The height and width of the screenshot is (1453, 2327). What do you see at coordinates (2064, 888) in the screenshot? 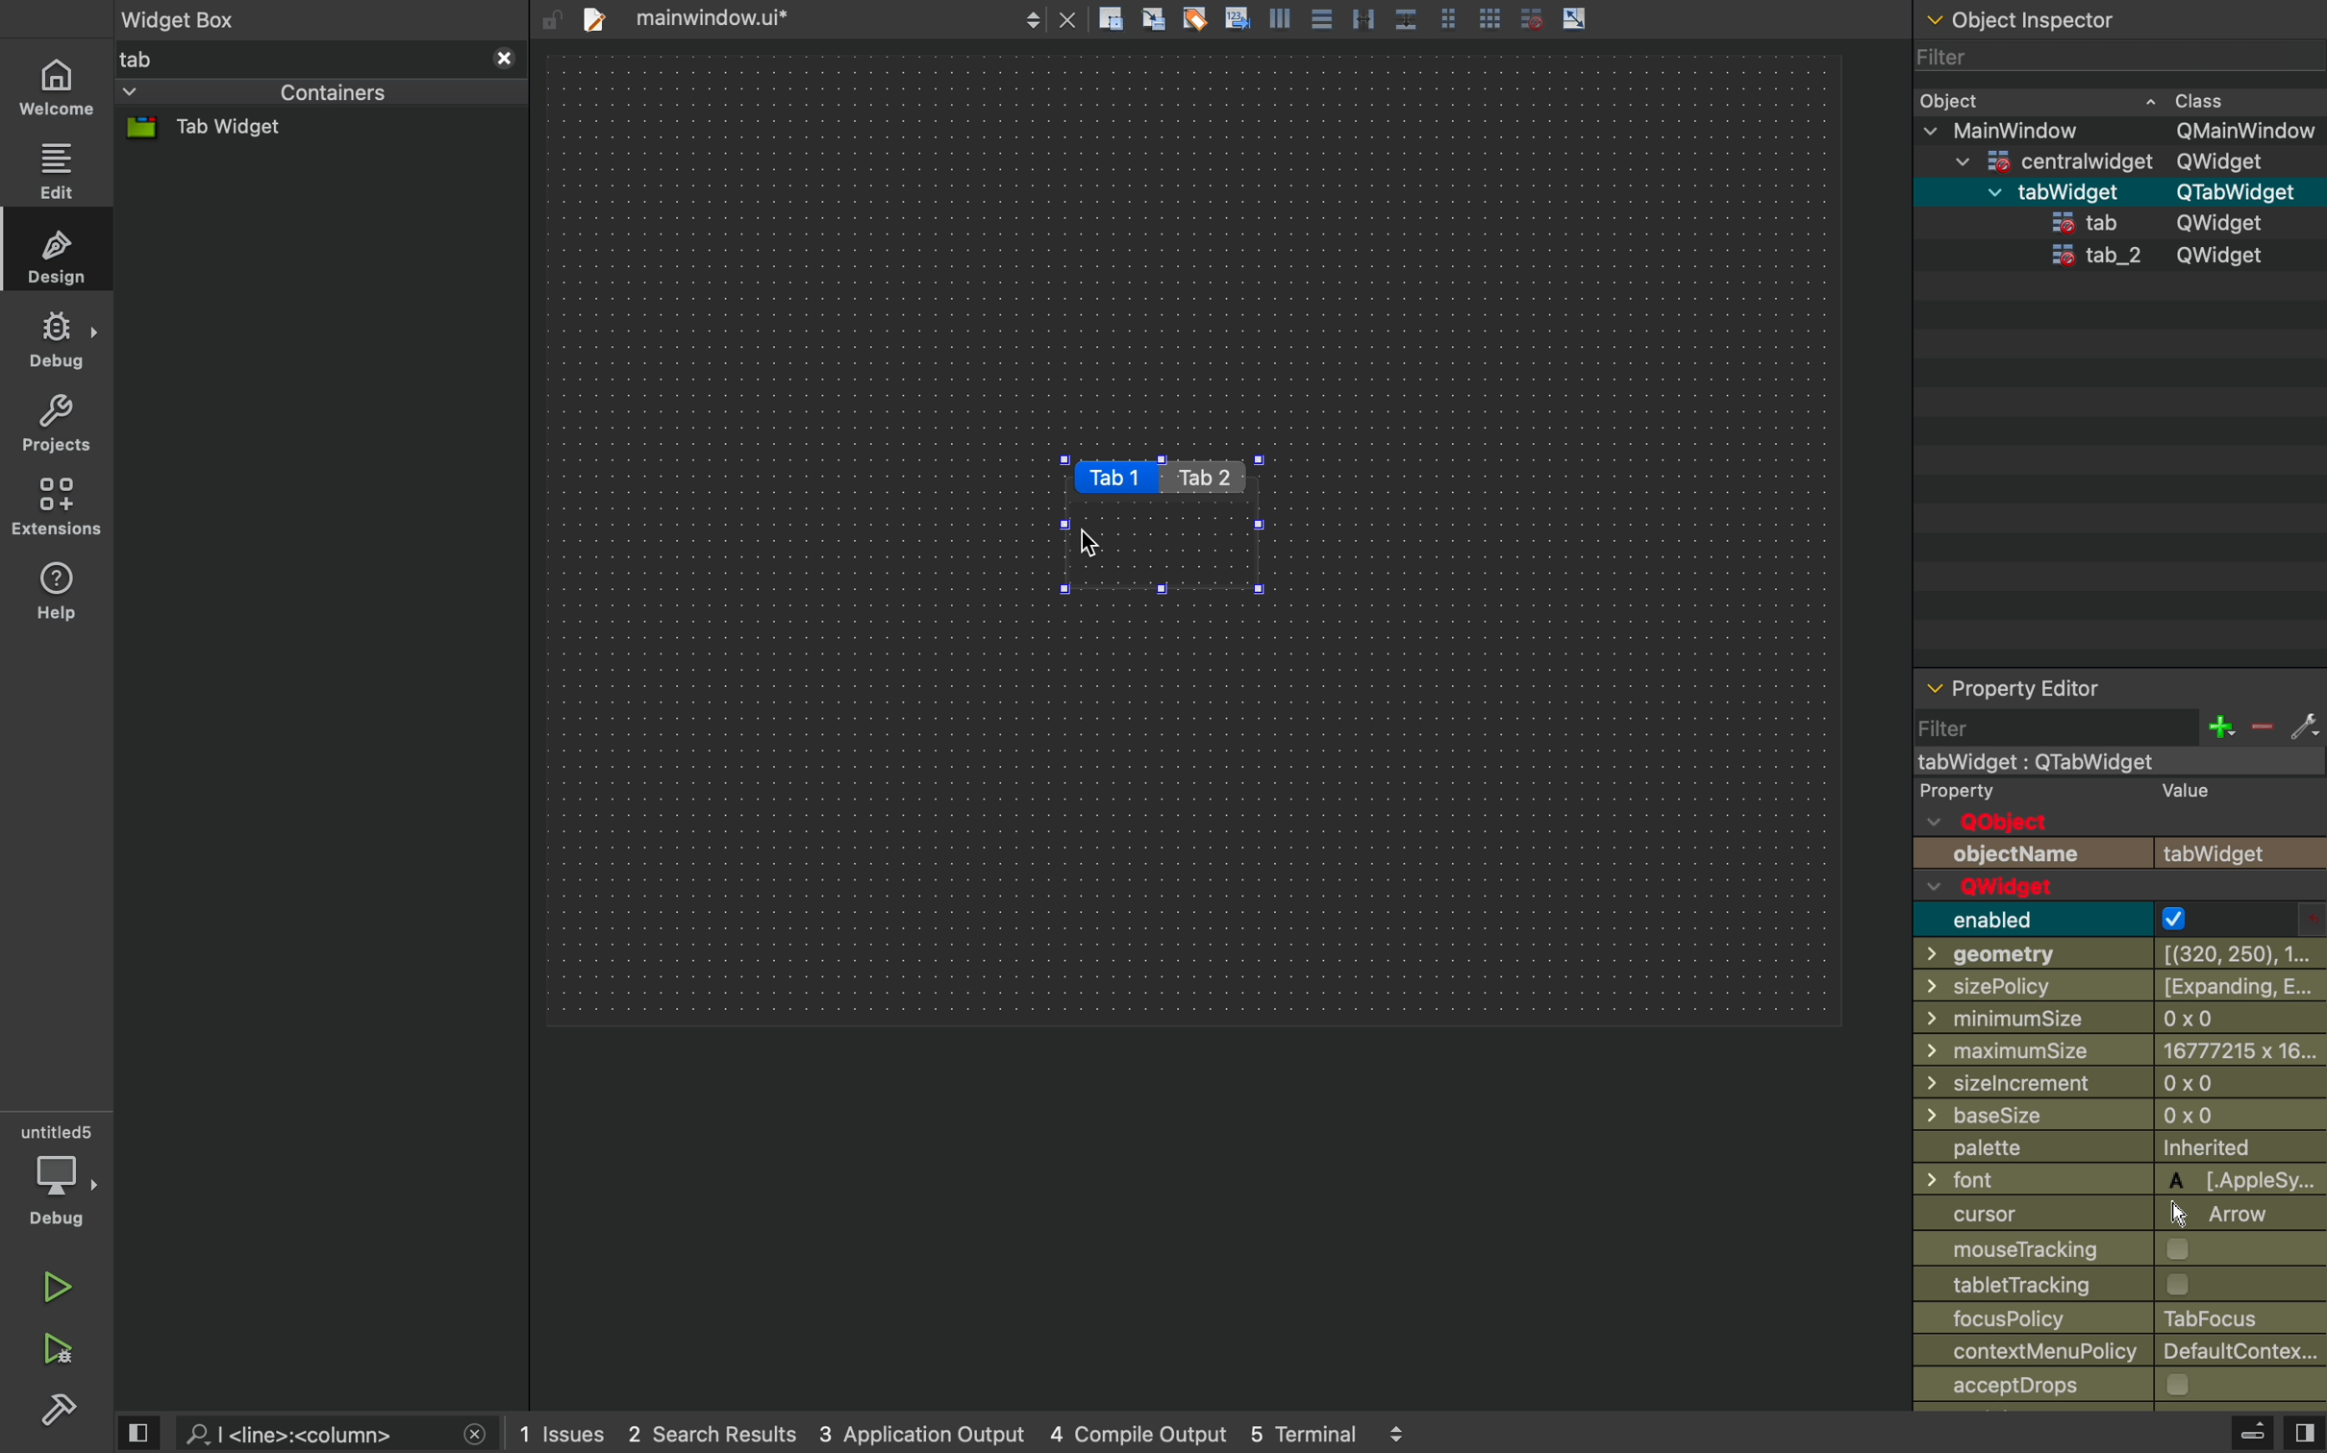
I see `qwidget` at bounding box center [2064, 888].